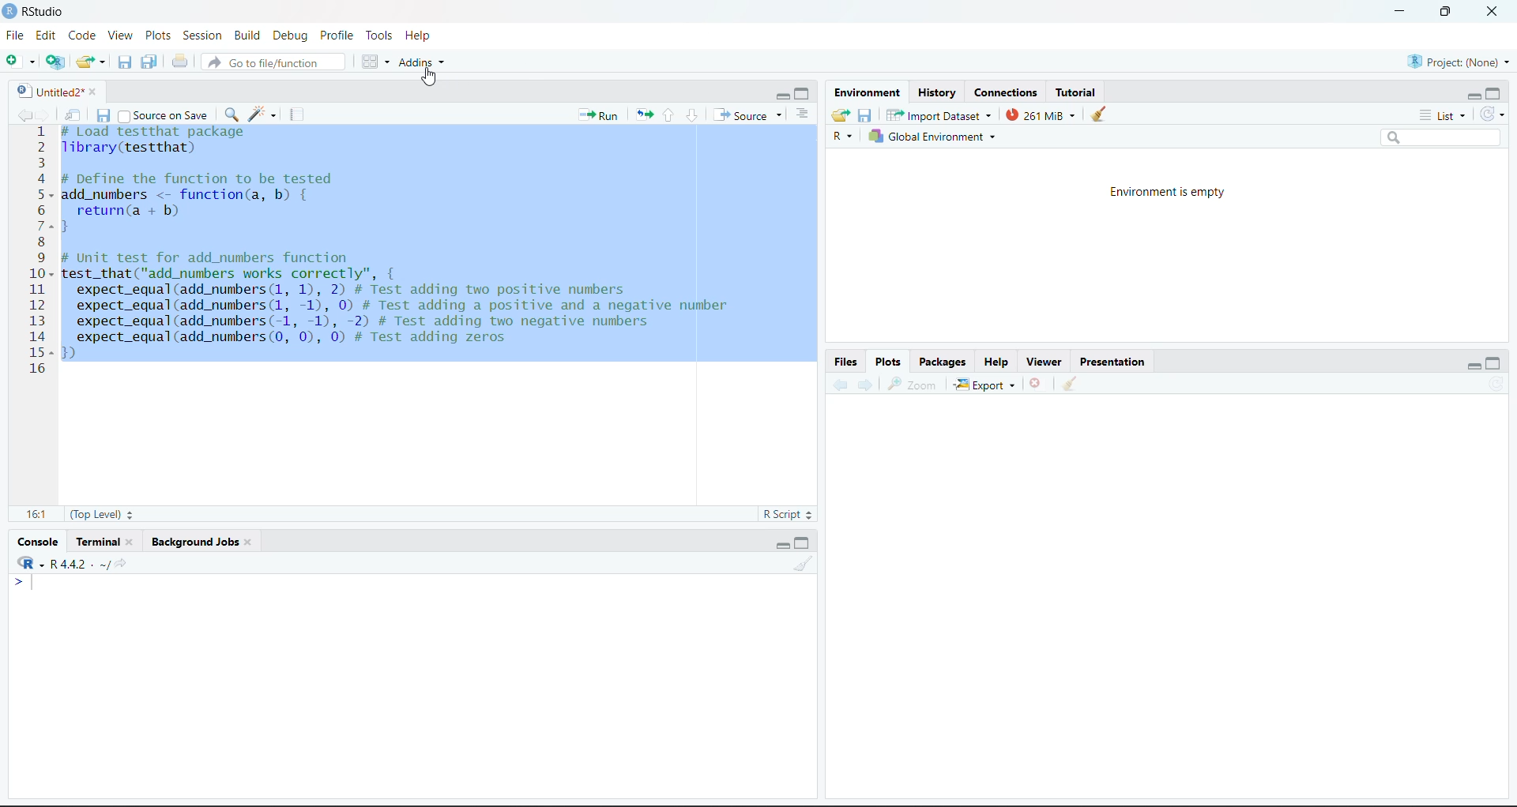 The width and height of the screenshot is (1517, 807). I want to click on code tools, so click(262, 113).